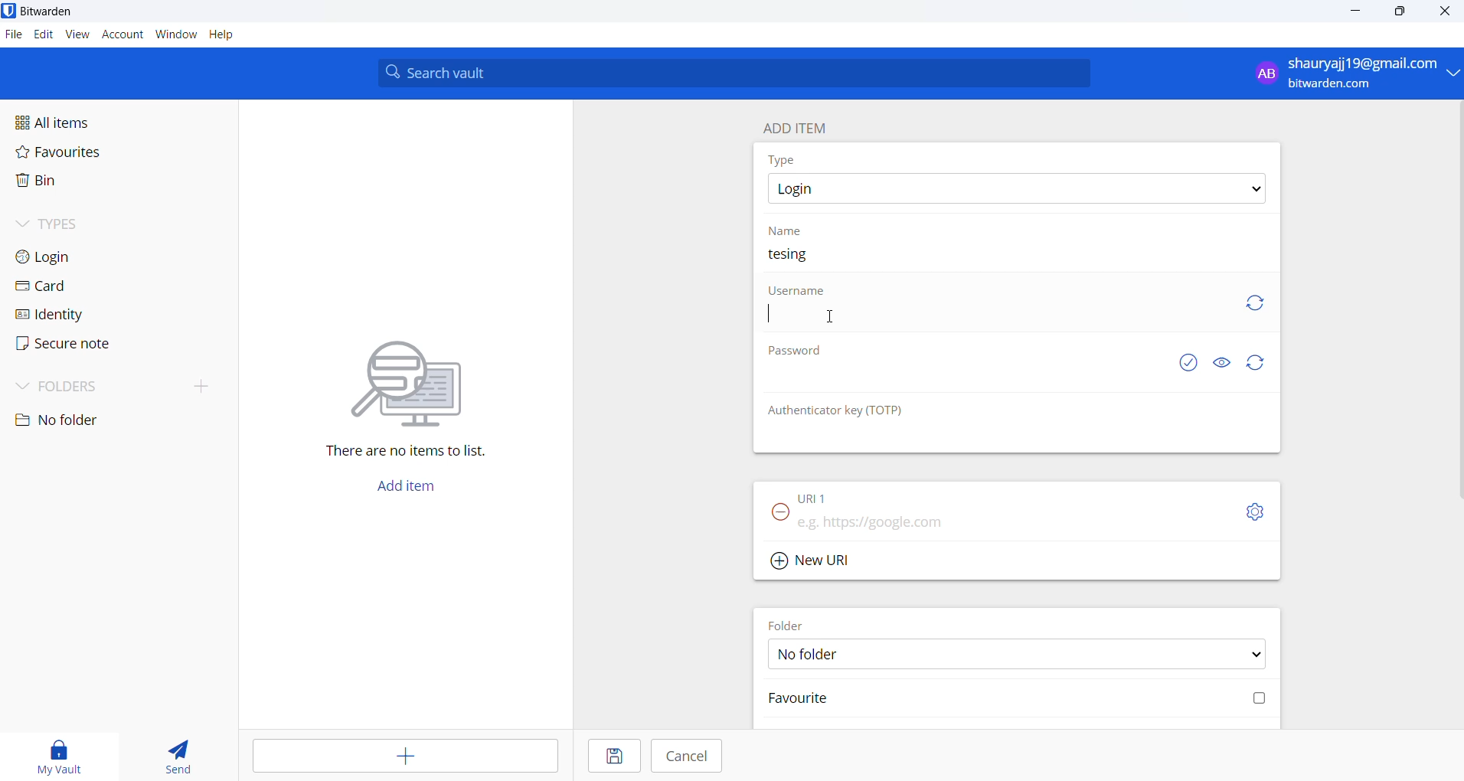 The height and width of the screenshot is (781, 1464). Describe the element at coordinates (819, 560) in the screenshot. I see `add new URL` at that location.